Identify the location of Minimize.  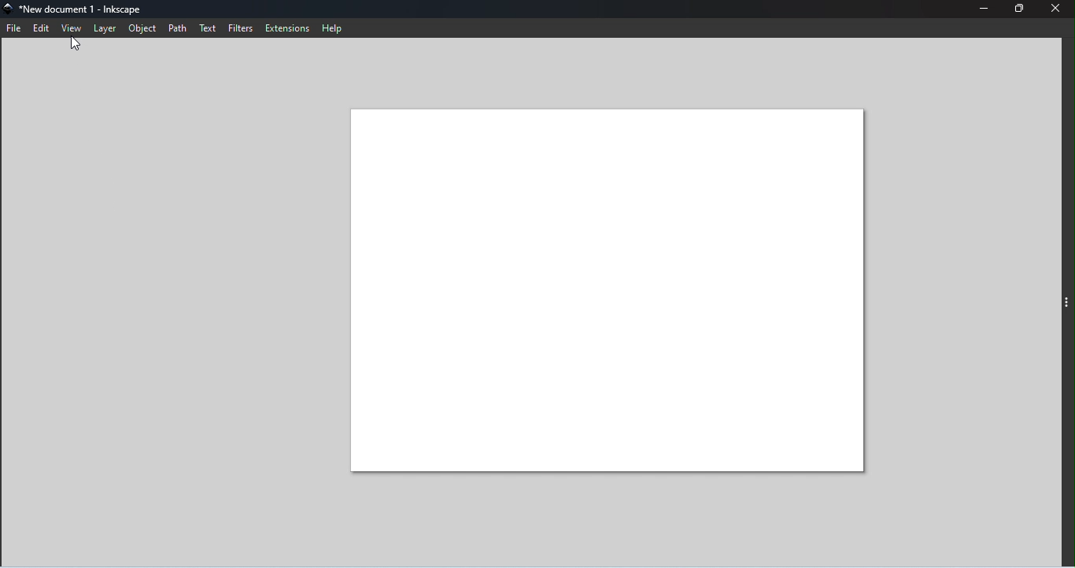
(977, 9).